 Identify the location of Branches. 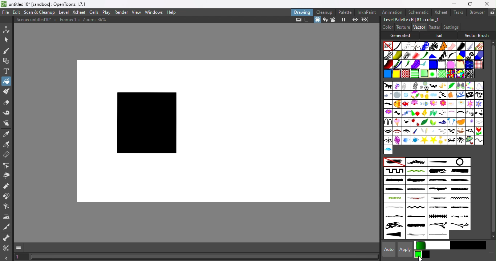
(416, 162).